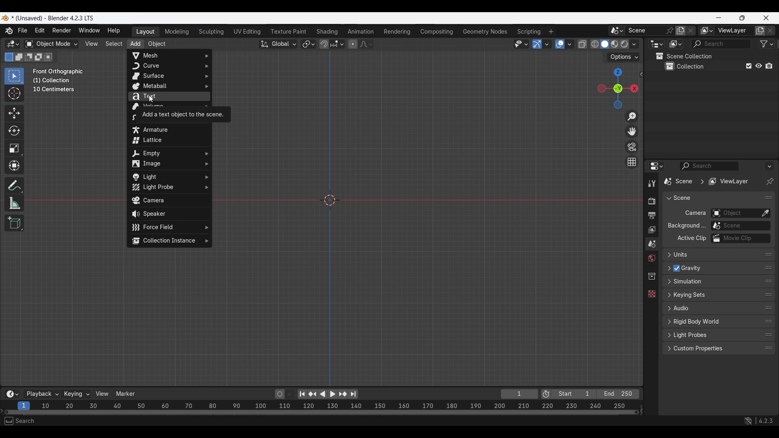 The width and height of the screenshot is (779, 438). I want to click on Click to see more edit options, so click(641, 74).